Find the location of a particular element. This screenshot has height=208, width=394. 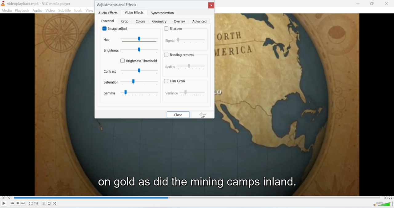

brightness threshold is located at coordinates (140, 61).